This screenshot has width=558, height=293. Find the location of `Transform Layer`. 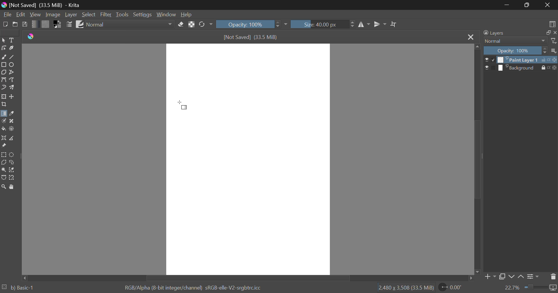

Transform Layer is located at coordinates (3, 97).